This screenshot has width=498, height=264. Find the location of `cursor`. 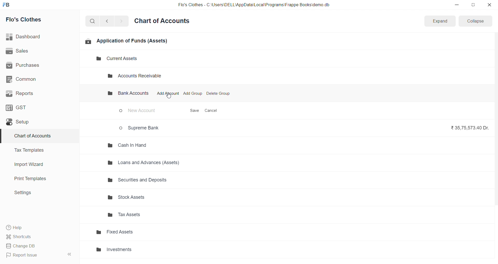

cursor is located at coordinates (168, 96).